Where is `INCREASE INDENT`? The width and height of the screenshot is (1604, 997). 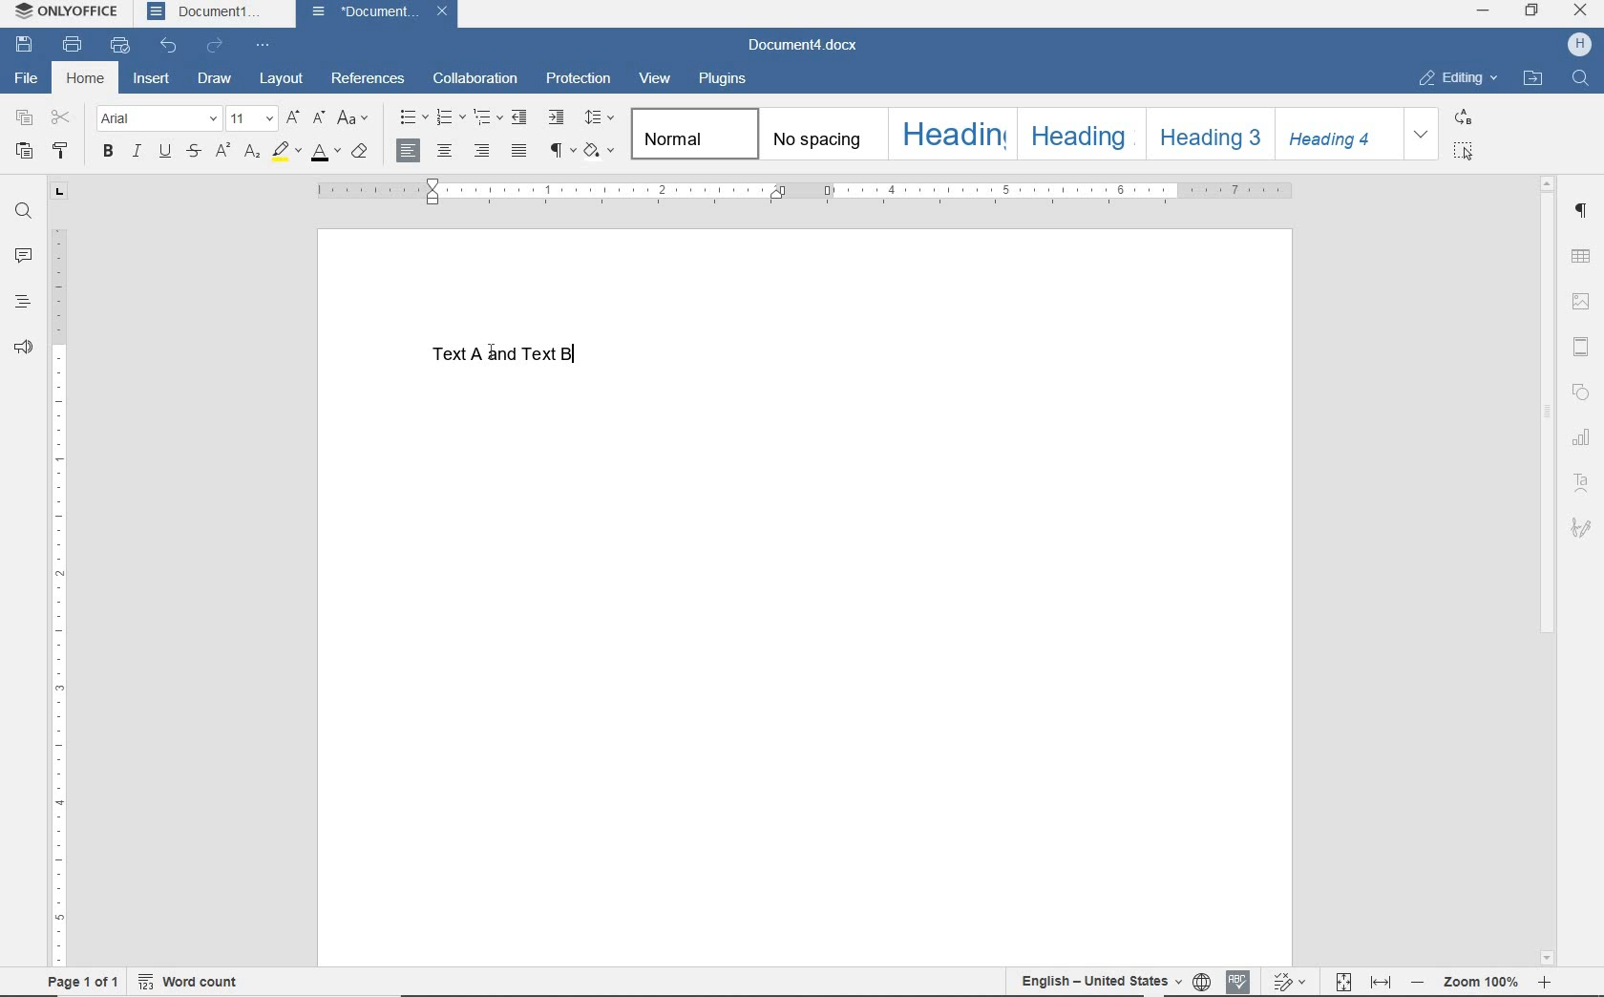 INCREASE INDENT is located at coordinates (557, 117).